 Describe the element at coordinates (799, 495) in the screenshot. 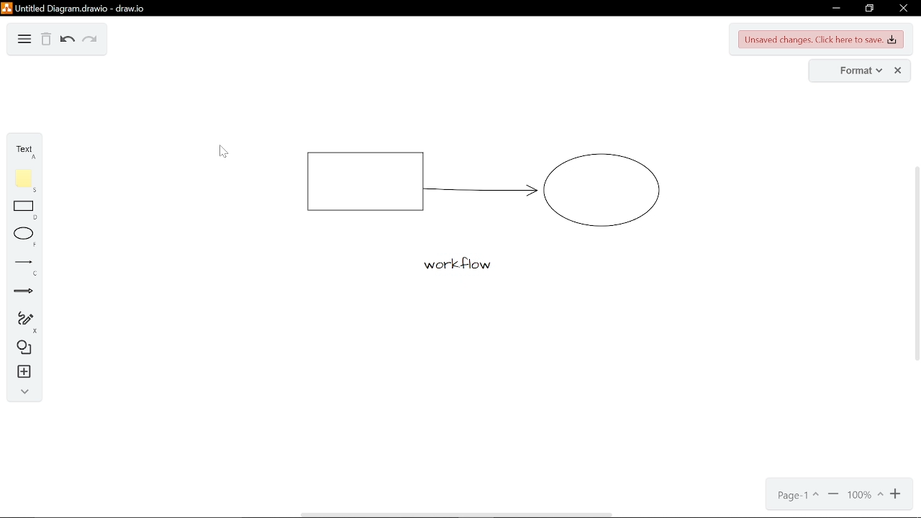

I see `page1` at that location.